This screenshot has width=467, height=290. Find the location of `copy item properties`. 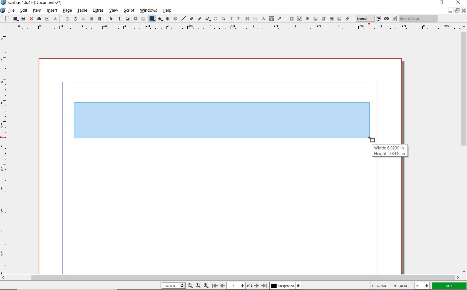

copy item properties is located at coordinates (271, 18).